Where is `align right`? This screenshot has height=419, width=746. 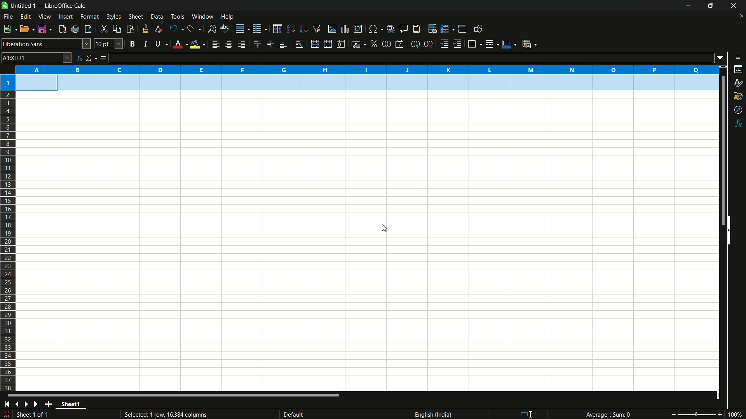 align right is located at coordinates (241, 44).